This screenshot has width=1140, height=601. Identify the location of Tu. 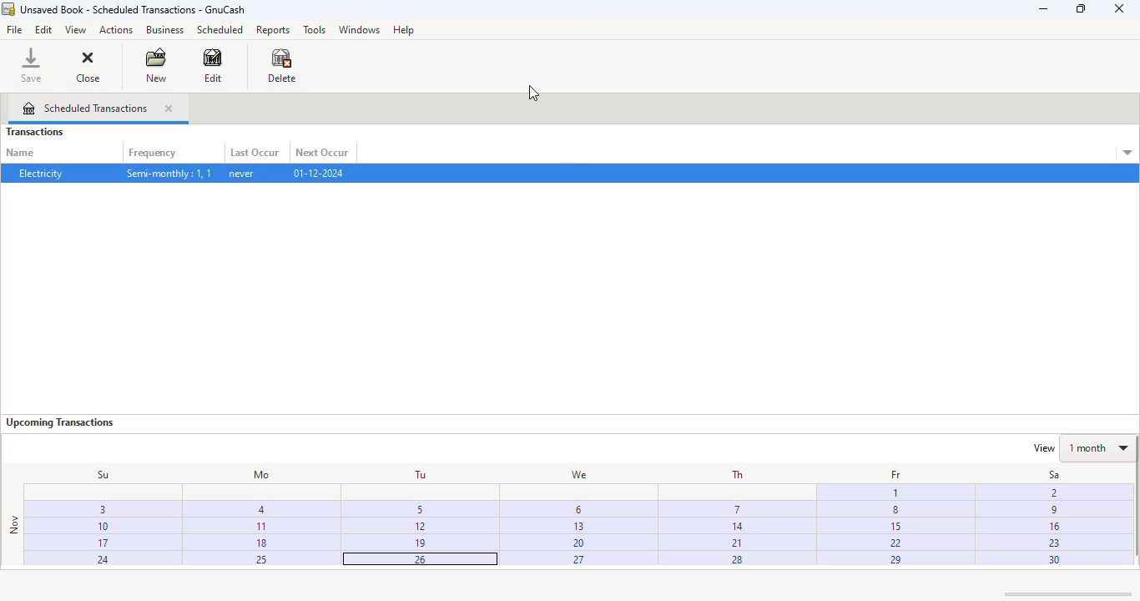
(418, 474).